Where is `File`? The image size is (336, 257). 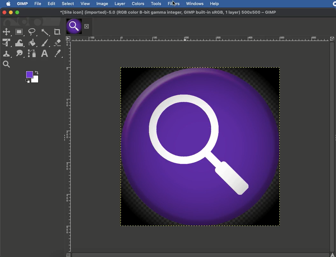 File is located at coordinates (38, 4).